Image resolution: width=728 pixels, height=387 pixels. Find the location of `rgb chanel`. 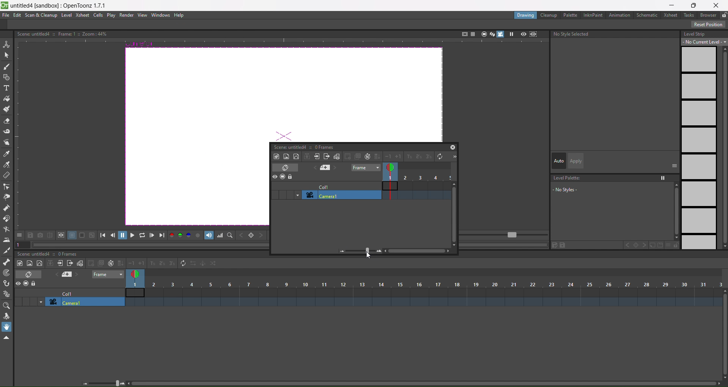

rgb chanel is located at coordinates (181, 236).